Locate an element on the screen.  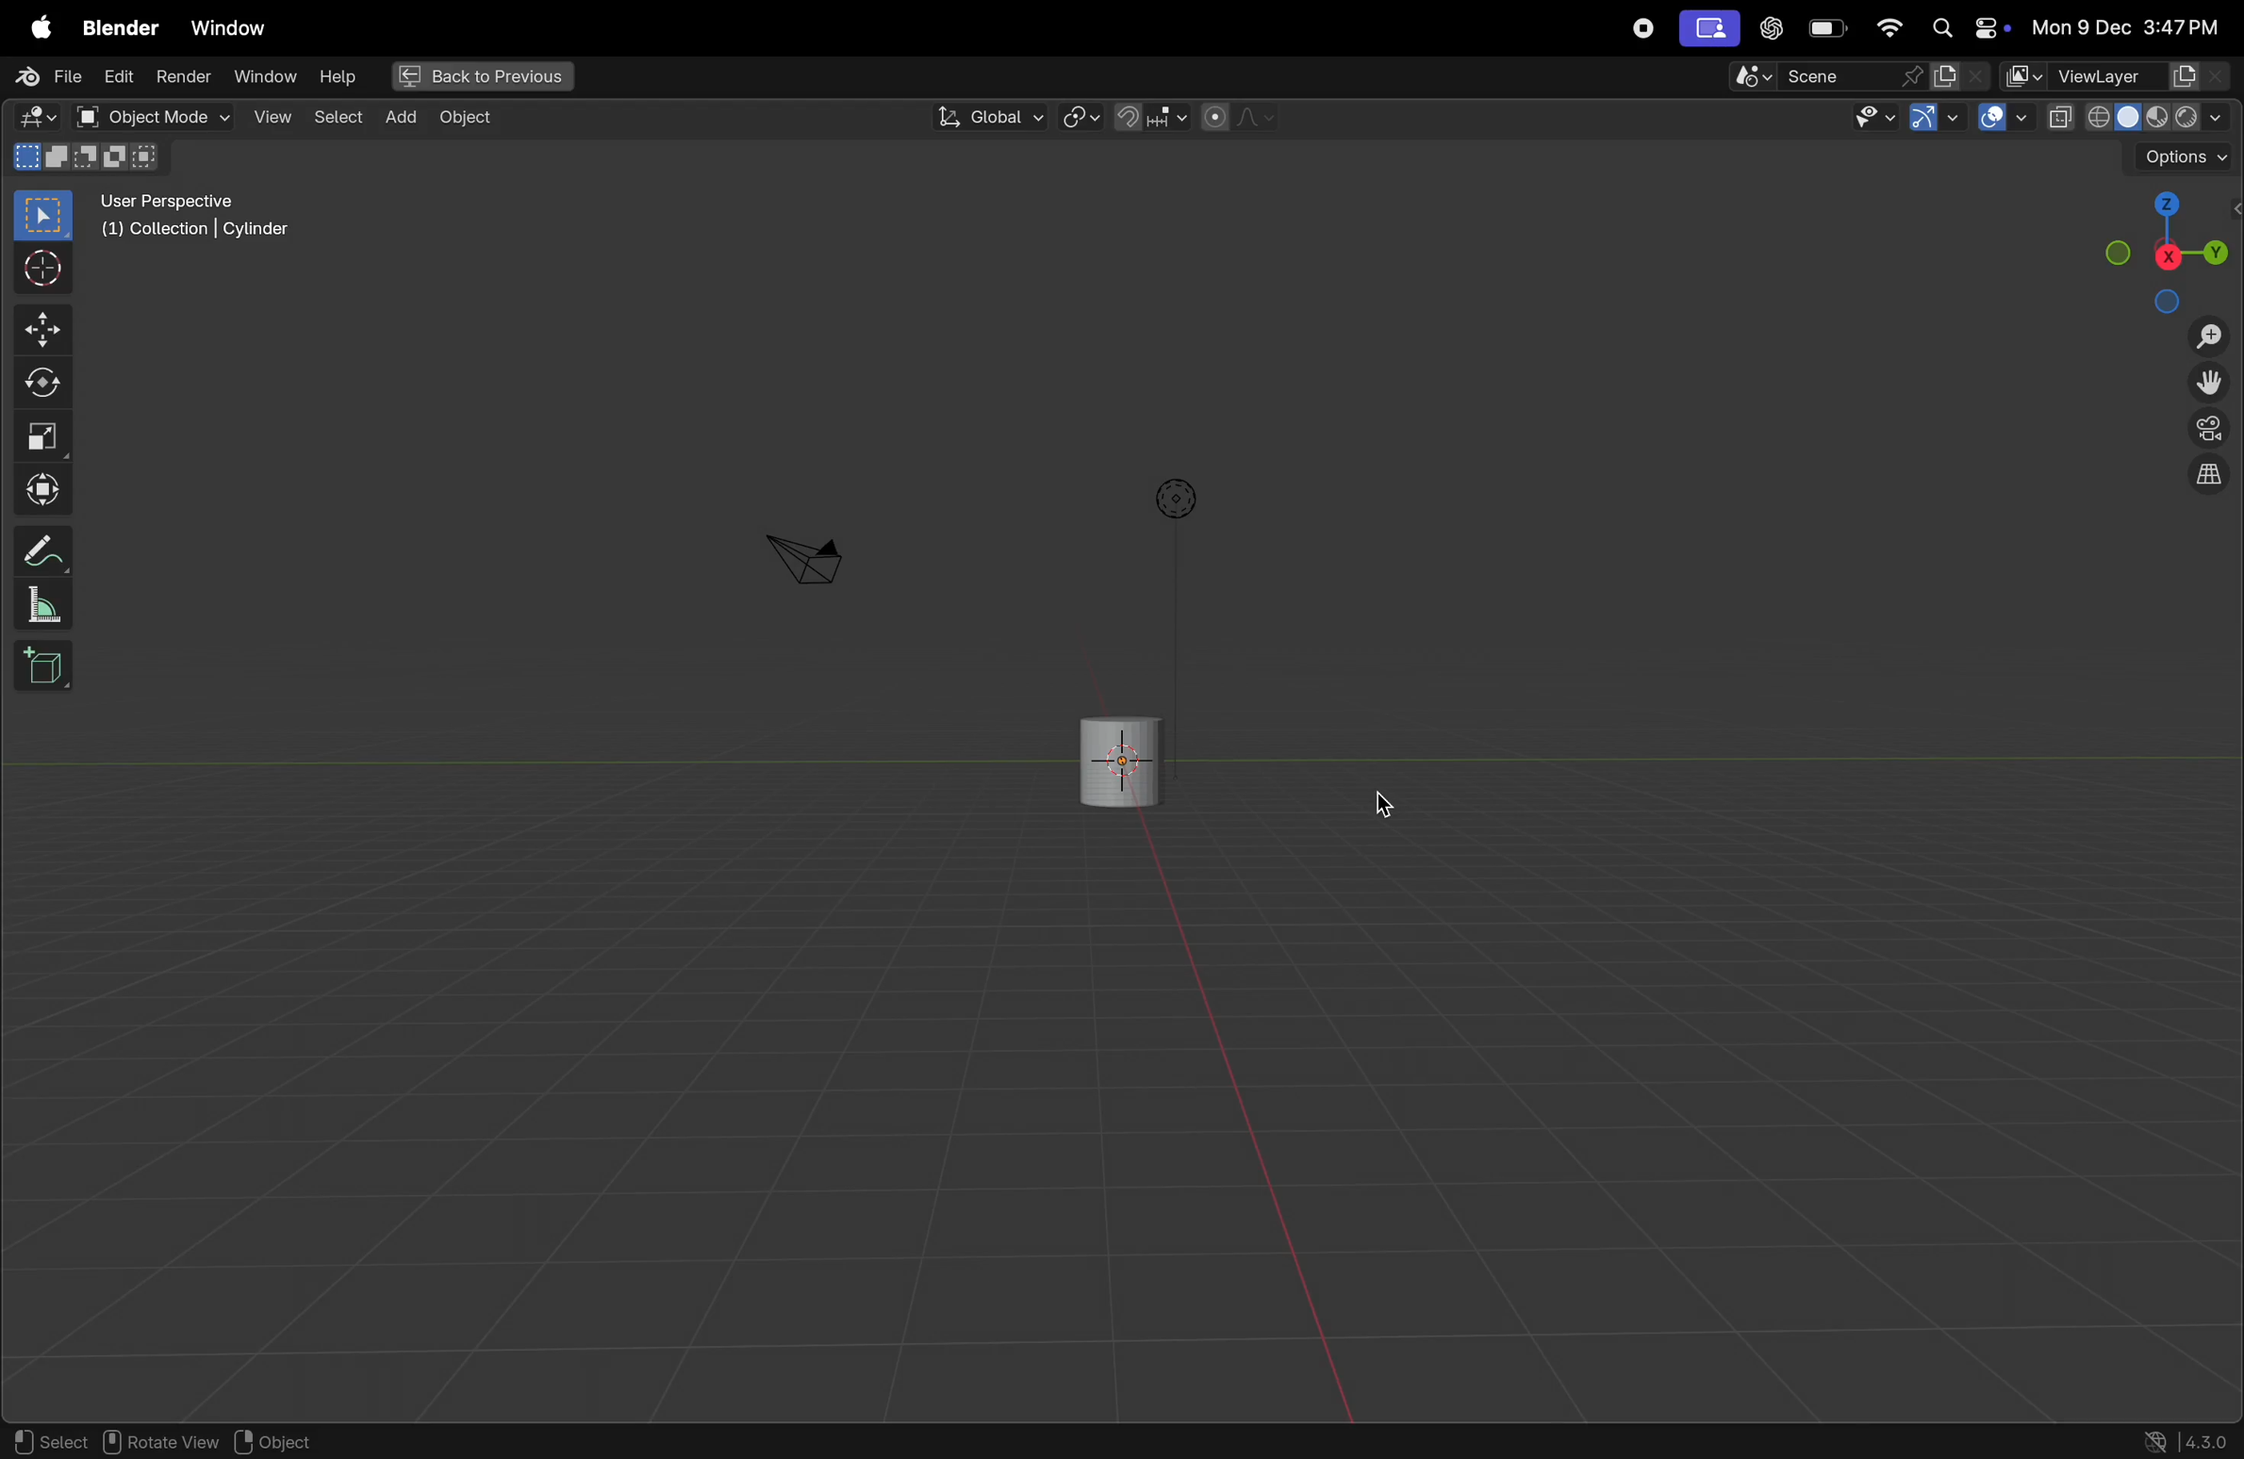
Blender is located at coordinates (114, 24).